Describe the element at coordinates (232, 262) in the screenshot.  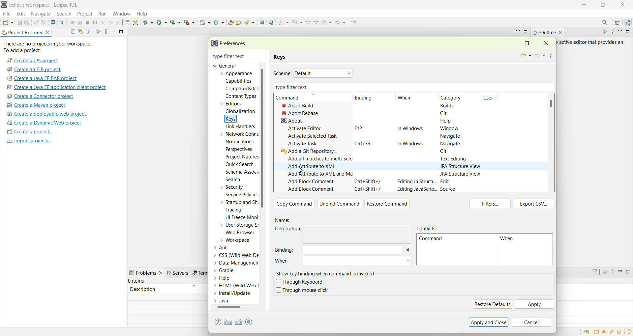
I see ` Data Management` at that location.